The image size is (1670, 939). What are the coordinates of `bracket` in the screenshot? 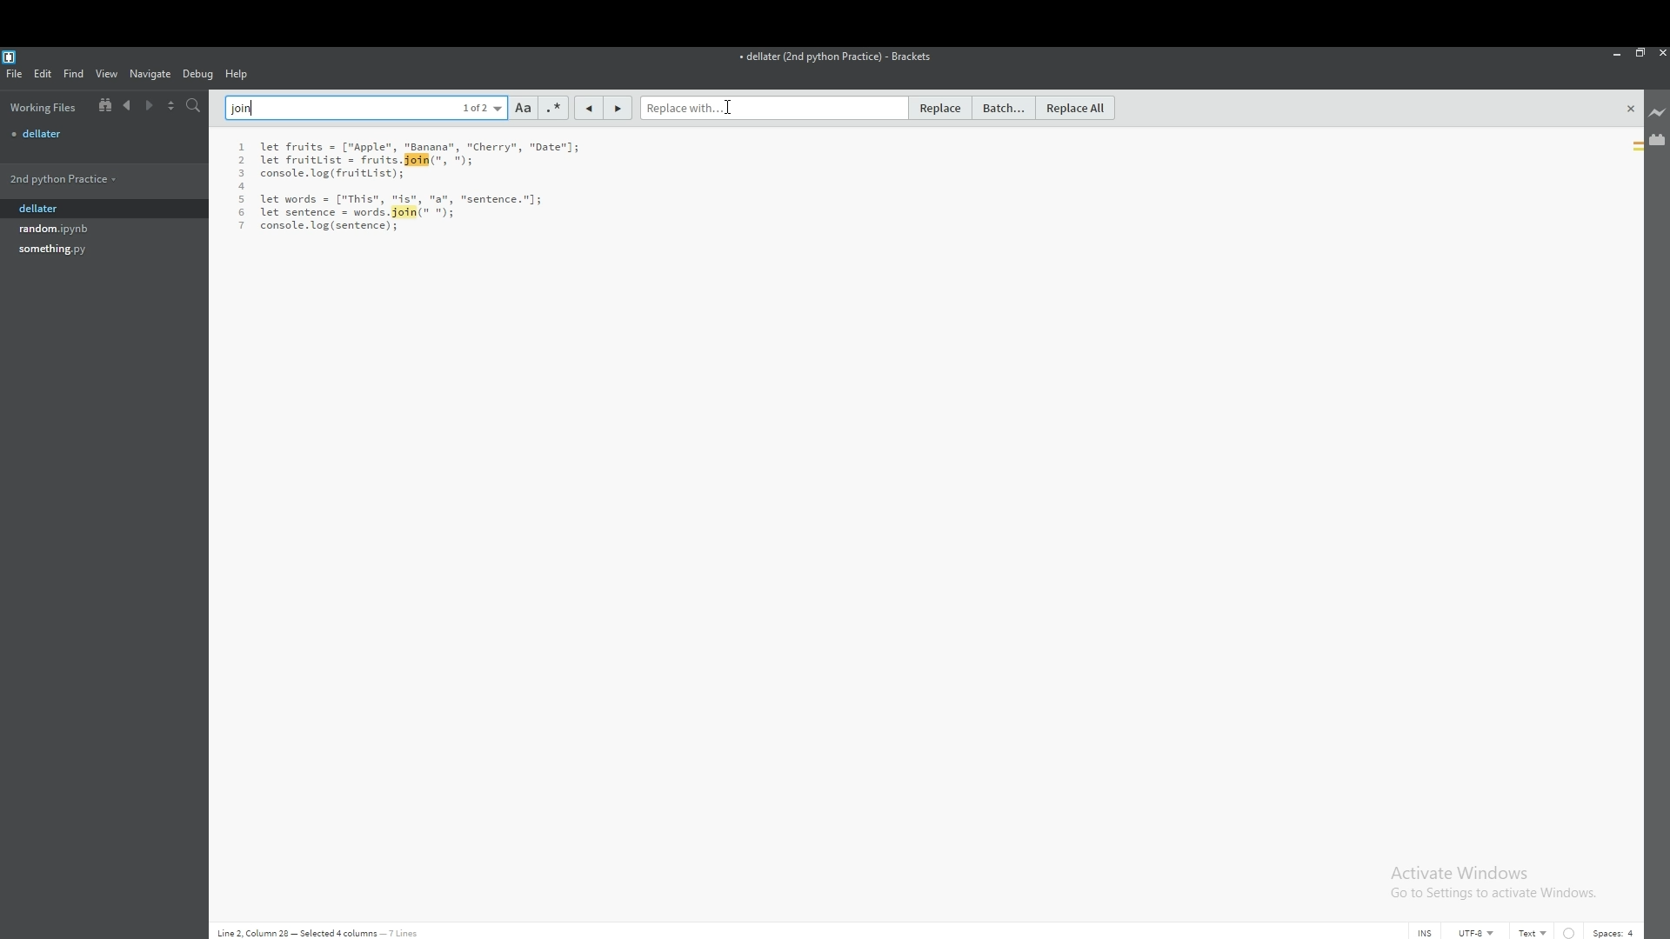 It's located at (12, 56).